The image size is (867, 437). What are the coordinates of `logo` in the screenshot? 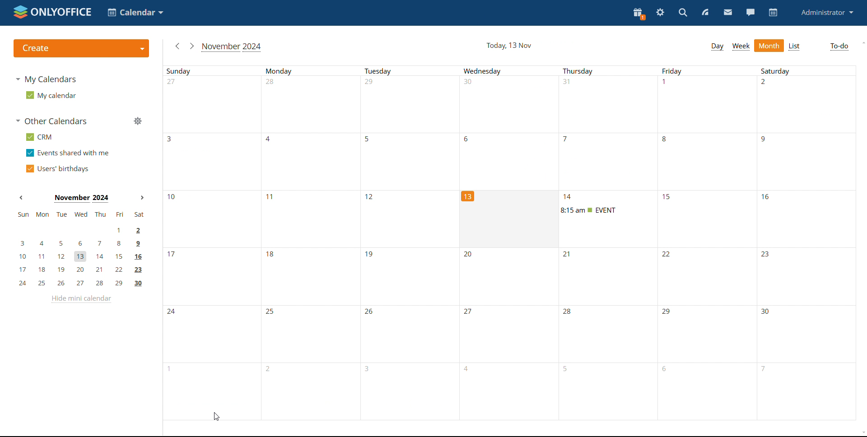 It's located at (52, 13).